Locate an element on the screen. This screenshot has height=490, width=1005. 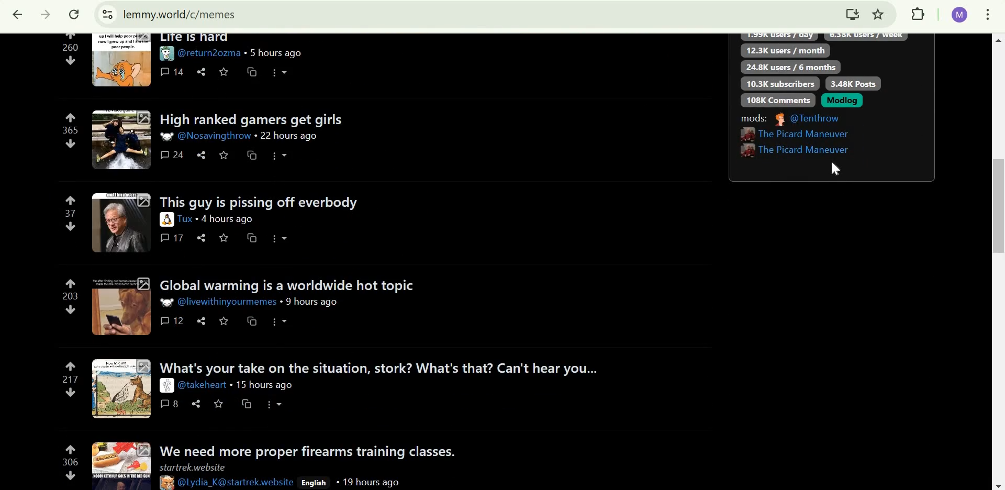
203 points is located at coordinates (69, 296).